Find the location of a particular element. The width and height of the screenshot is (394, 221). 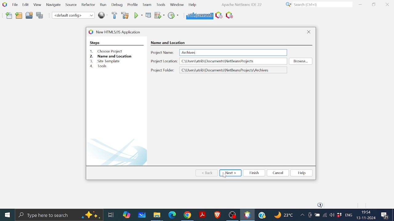

Navigate is located at coordinates (54, 6).